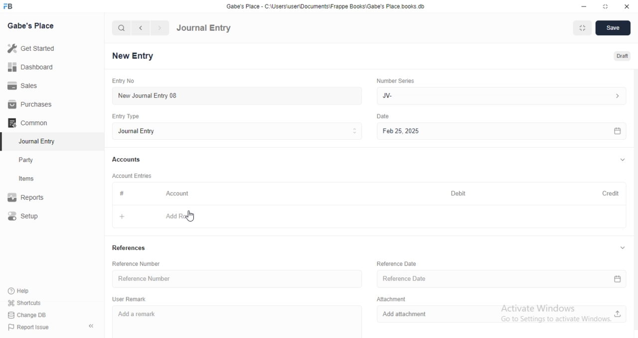 The width and height of the screenshot is (638, 338). I want to click on Draft, so click(617, 55).